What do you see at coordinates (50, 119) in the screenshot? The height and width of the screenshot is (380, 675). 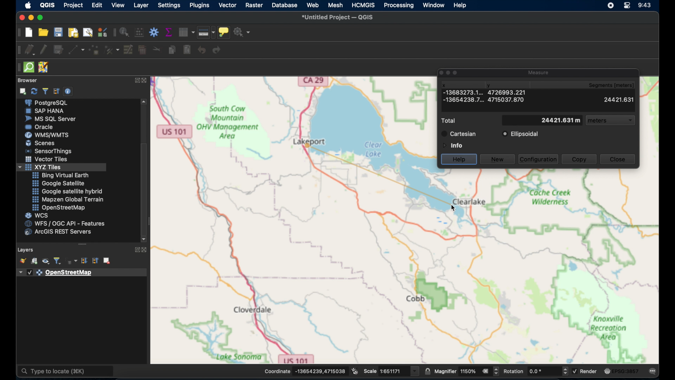 I see `ms sql server` at bounding box center [50, 119].